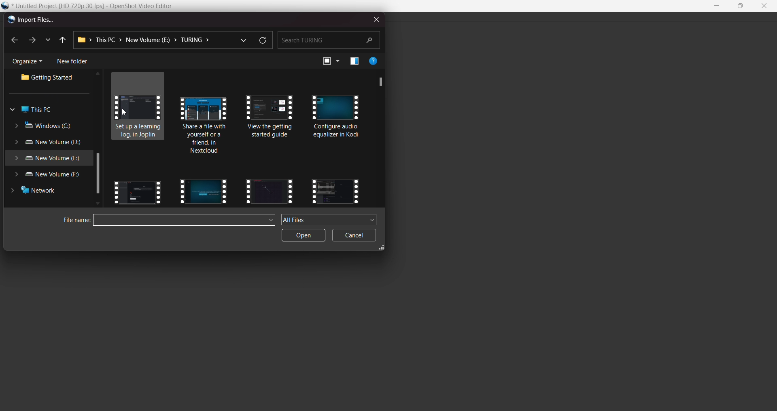 This screenshot has height=411, width=777. What do you see at coordinates (355, 62) in the screenshot?
I see `preview` at bounding box center [355, 62].